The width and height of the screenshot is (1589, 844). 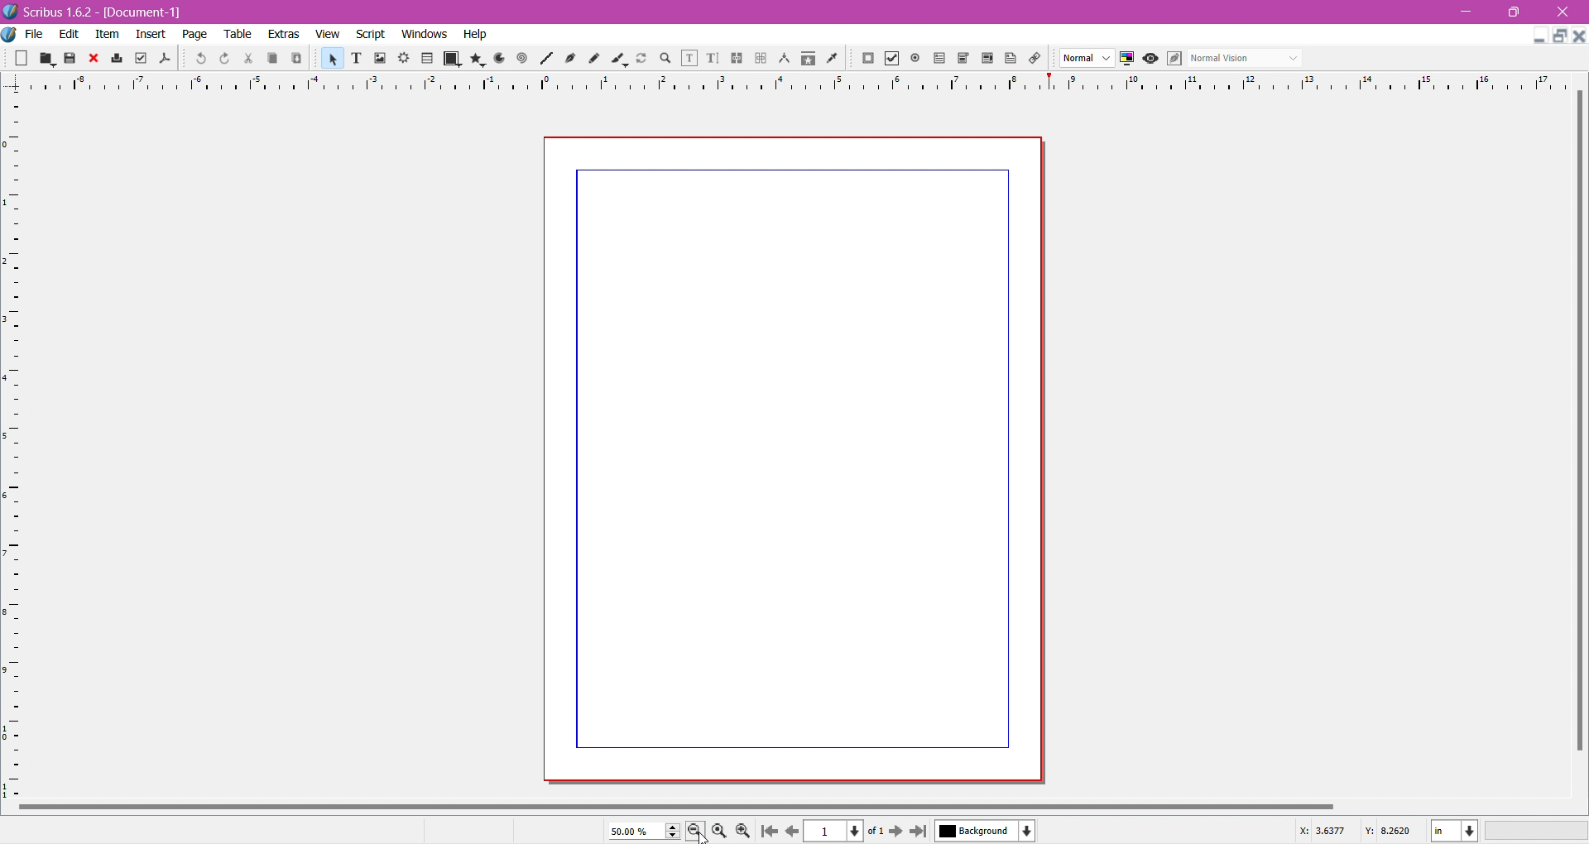 What do you see at coordinates (1454, 831) in the screenshot?
I see `Select the current Unit` at bounding box center [1454, 831].